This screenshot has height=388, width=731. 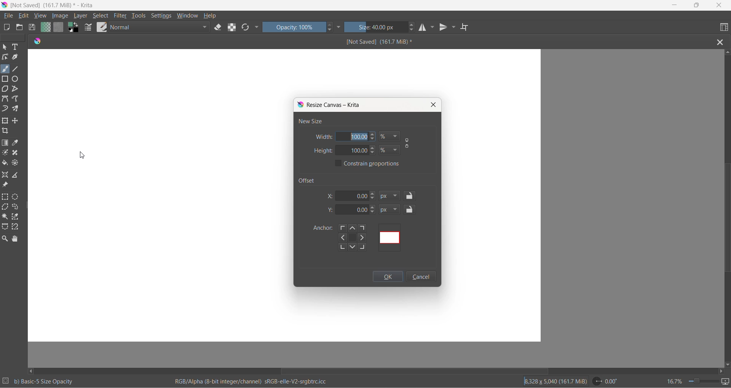 What do you see at coordinates (700, 381) in the screenshot?
I see `zoom slider` at bounding box center [700, 381].